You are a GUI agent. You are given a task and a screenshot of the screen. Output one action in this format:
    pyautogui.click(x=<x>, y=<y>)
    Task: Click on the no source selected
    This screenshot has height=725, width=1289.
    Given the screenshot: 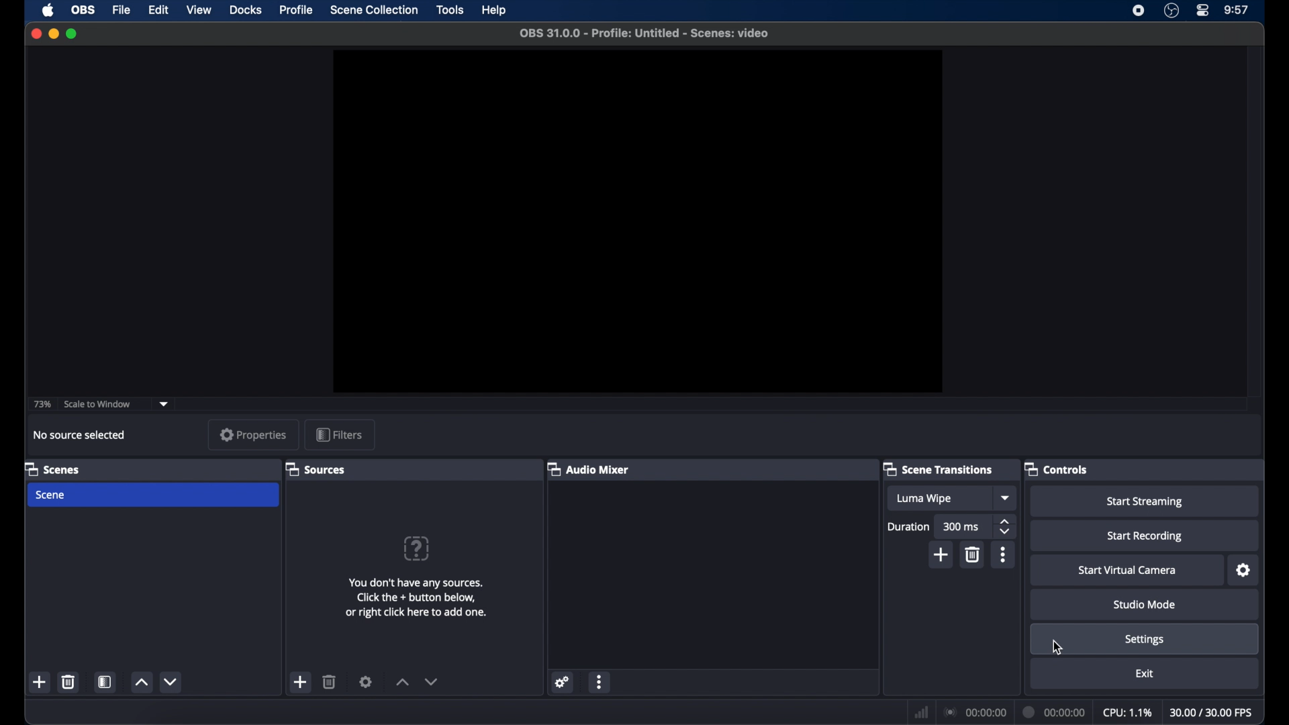 What is the action you would take?
    pyautogui.click(x=80, y=435)
    